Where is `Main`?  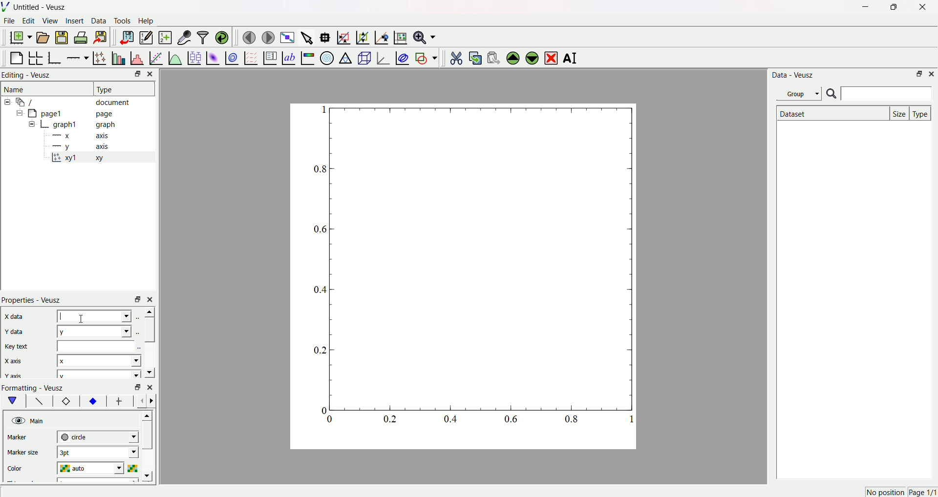
Main is located at coordinates (39, 420).